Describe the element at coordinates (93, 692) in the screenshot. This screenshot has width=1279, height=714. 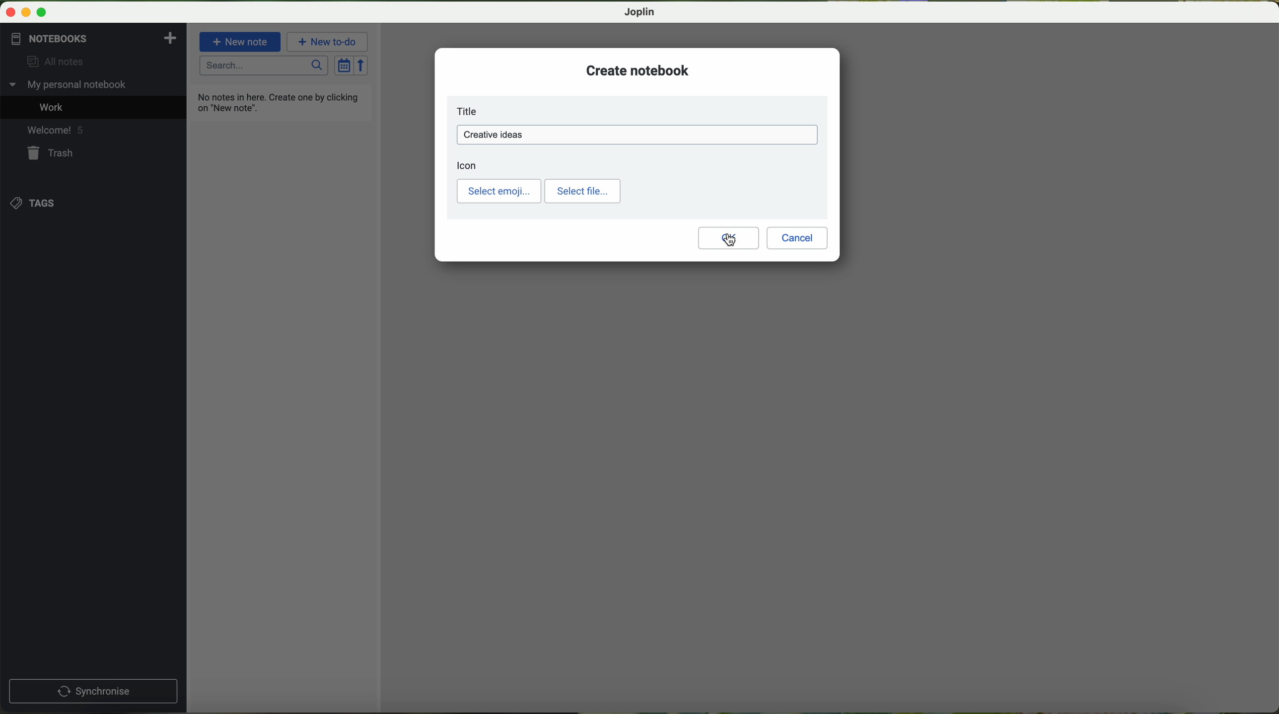
I see `synchronise button` at that location.